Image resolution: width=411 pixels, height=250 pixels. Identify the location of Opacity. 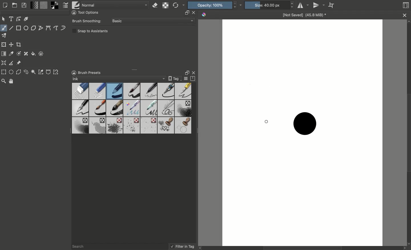
(215, 5).